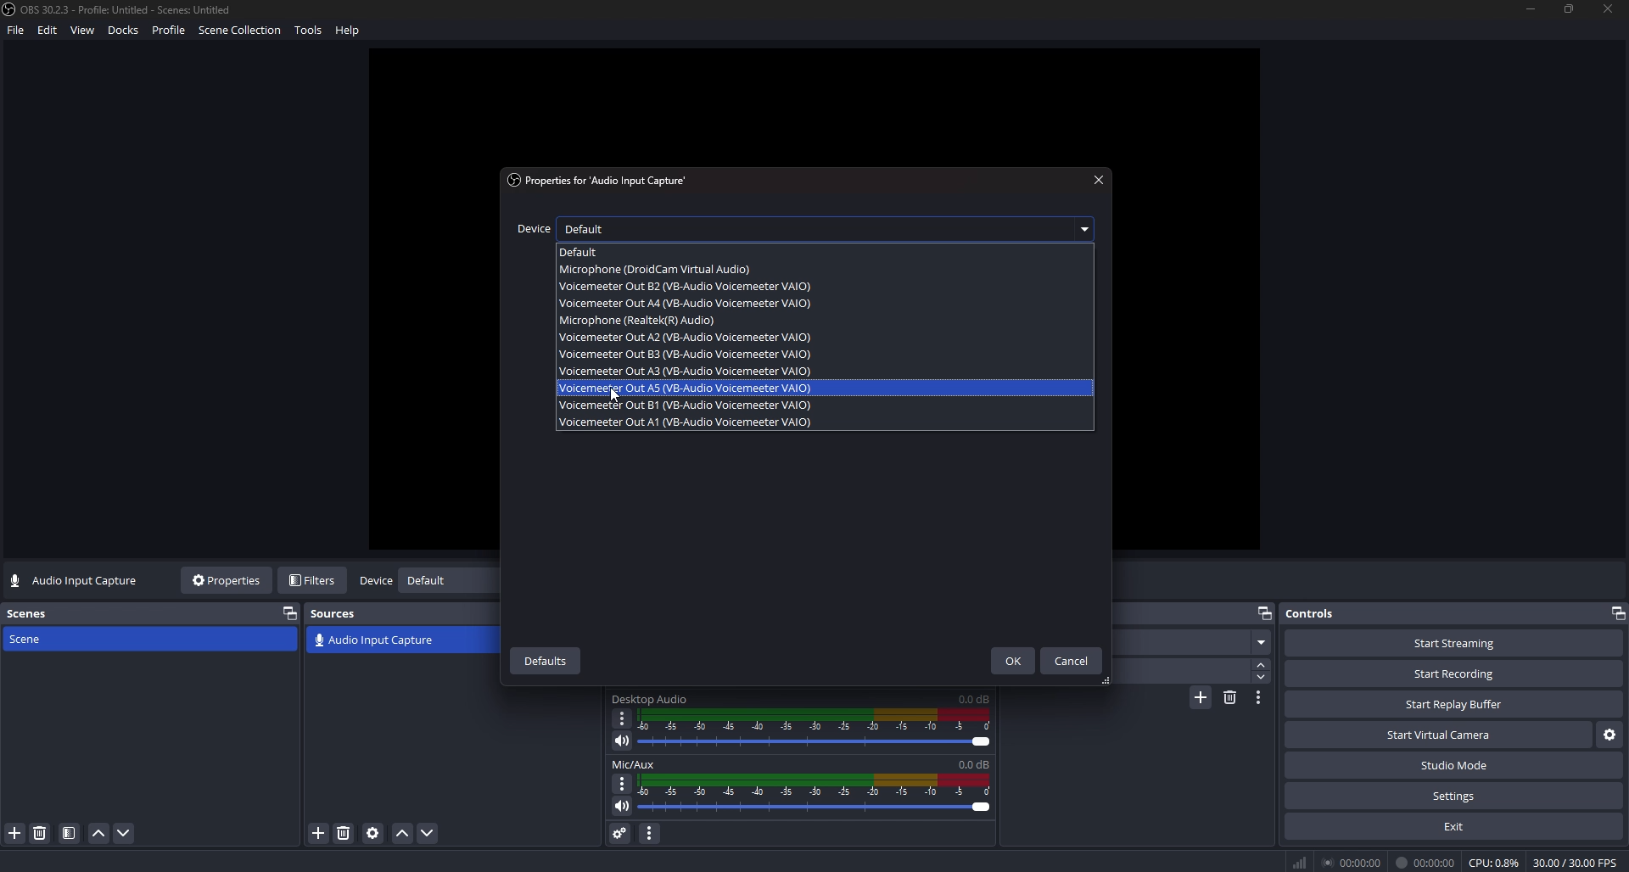 The image size is (1629, 872). Describe the element at coordinates (1437, 735) in the screenshot. I see `start virtual camera` at that location.